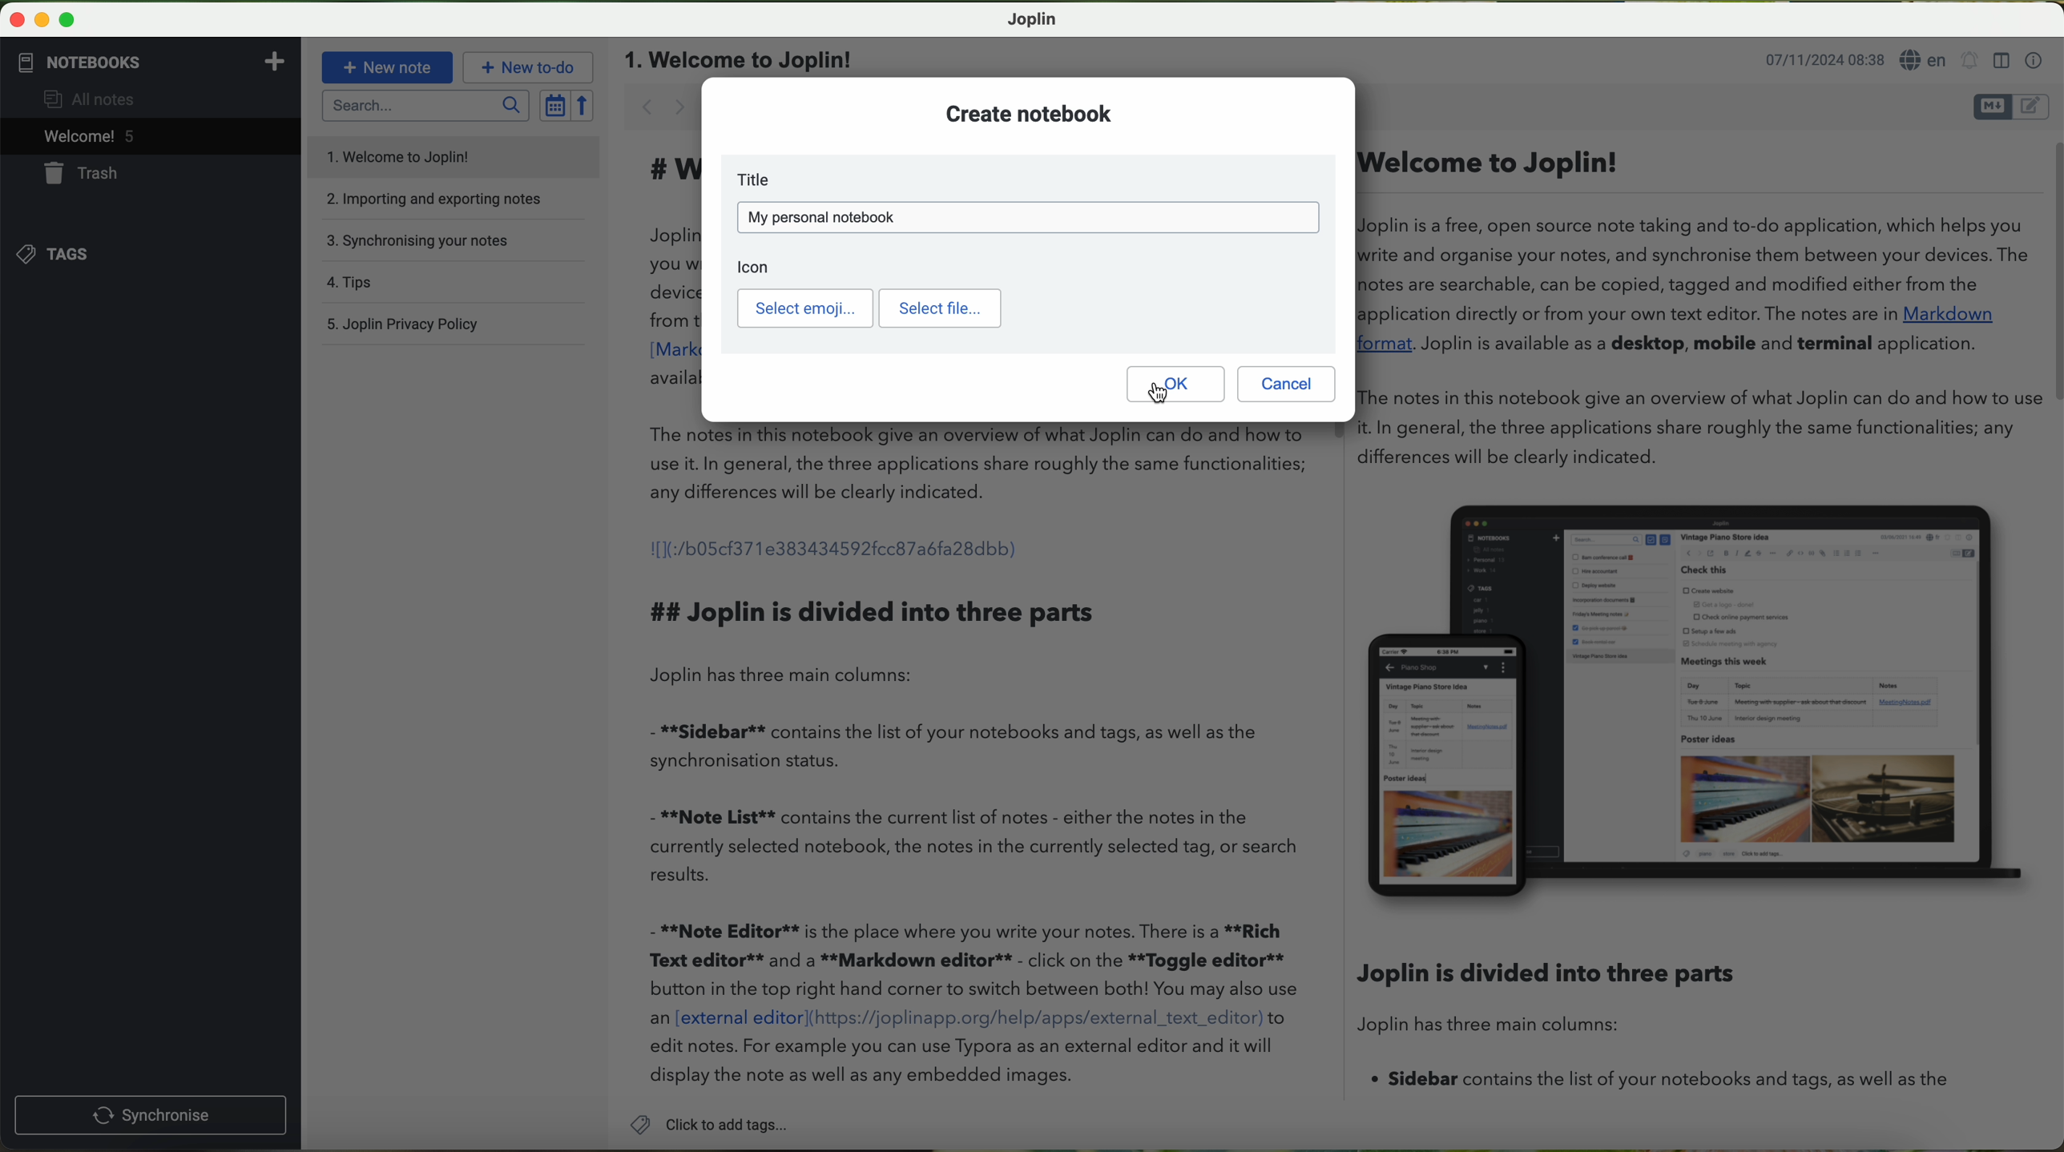 The height and width of the screenshot is (1152, 2064). I want to click on Cancel, so click(1288, 384).